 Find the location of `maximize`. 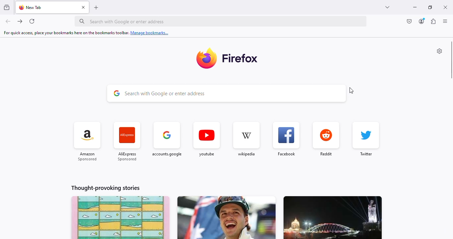

maximize is located at coordinates (430, 7).